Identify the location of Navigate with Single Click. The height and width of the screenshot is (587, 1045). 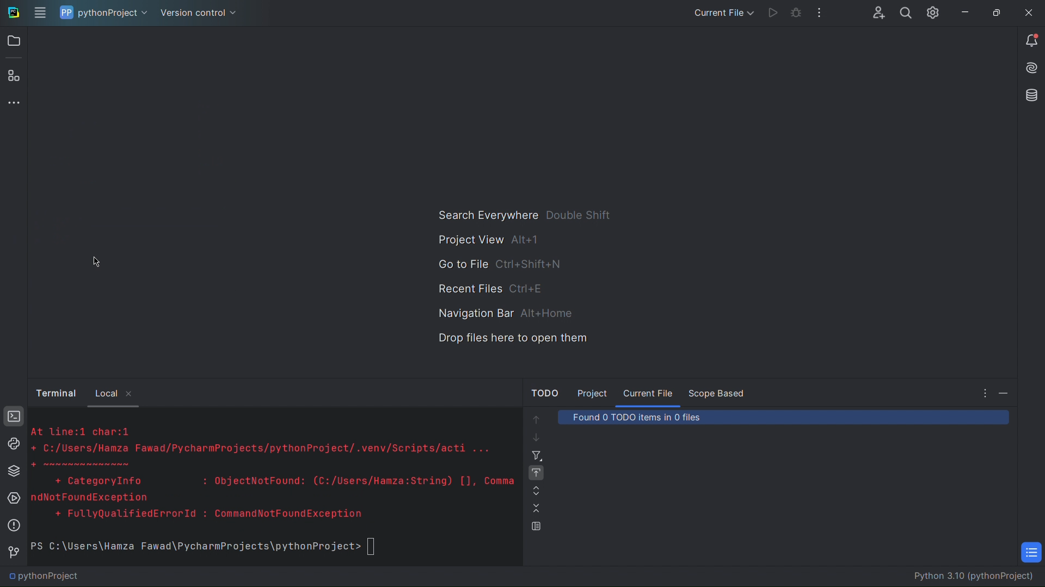
(534, 474).